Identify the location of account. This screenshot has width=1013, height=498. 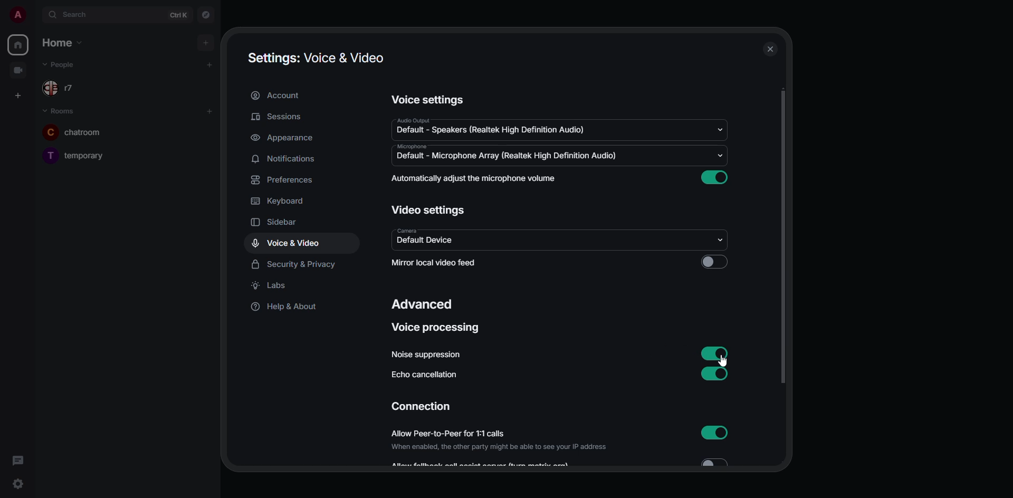
(280, 95).